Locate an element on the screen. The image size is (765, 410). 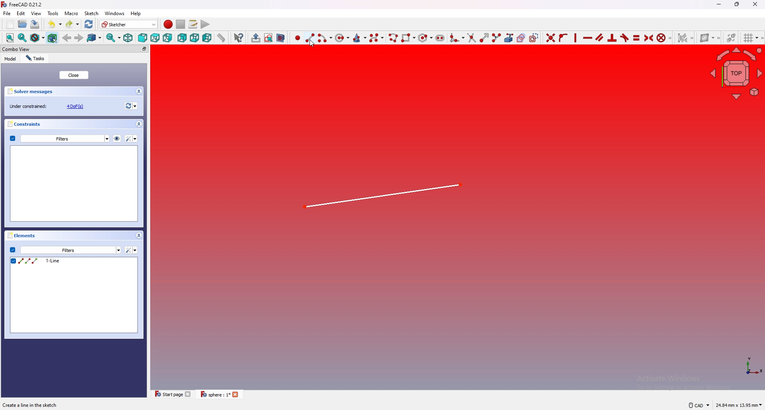
Draw style is located at coordinates (37, 38).